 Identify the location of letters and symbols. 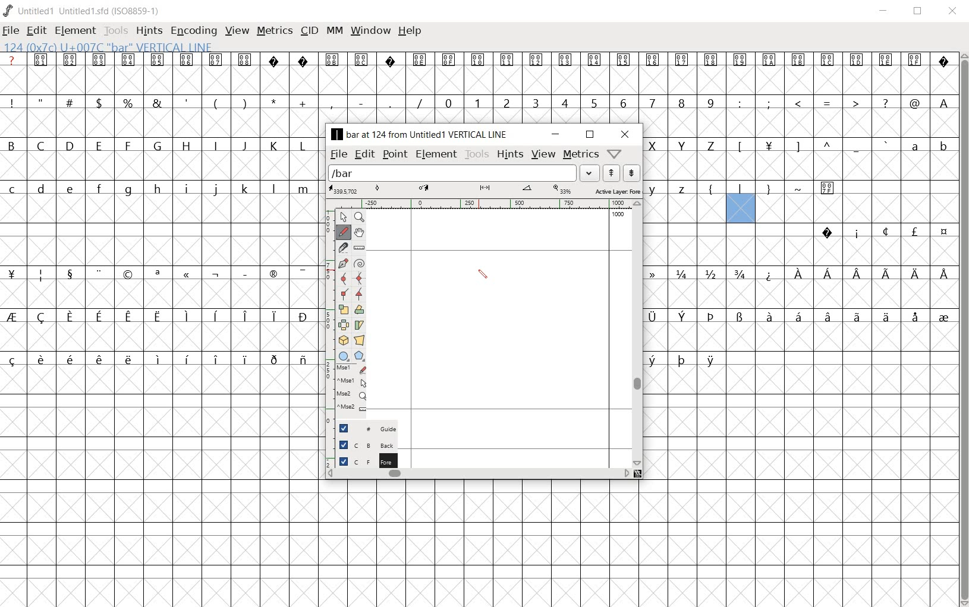
(159, 189).